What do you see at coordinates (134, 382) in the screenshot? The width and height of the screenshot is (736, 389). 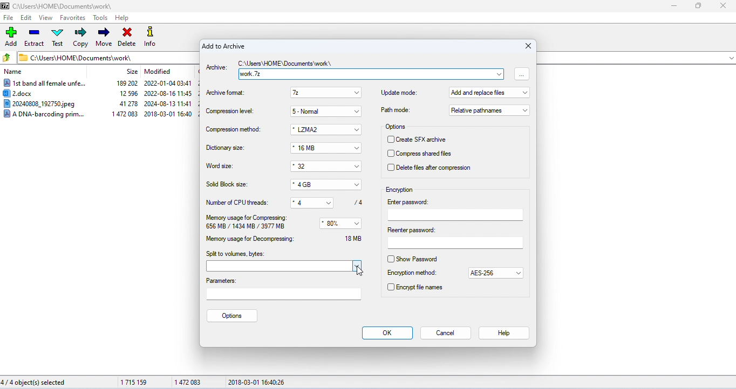 I see `1715159` at bounding box center [134, 382].